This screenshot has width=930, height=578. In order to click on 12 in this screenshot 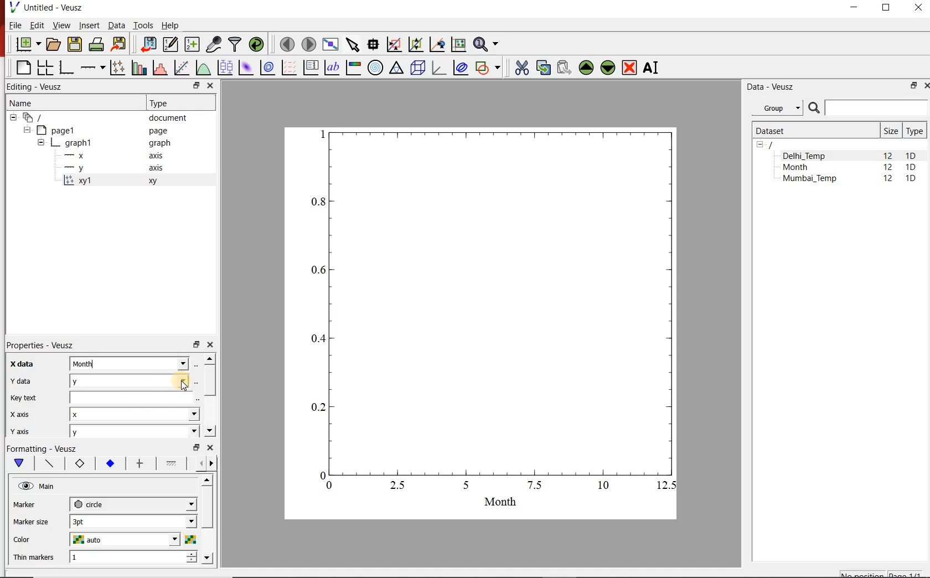, I will do `click(888, 168)`.